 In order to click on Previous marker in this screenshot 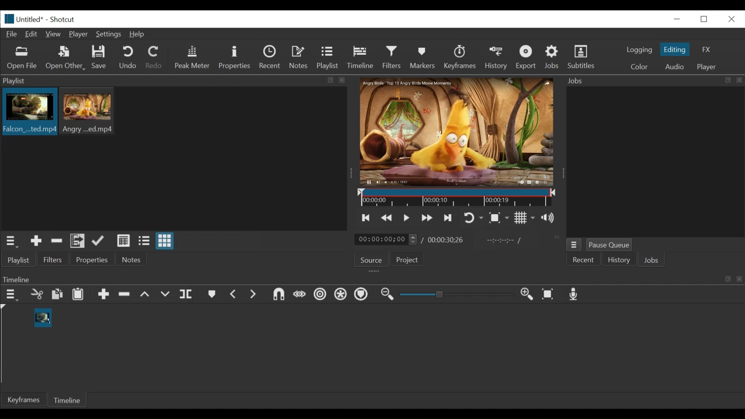, I will do `click(234, 296)`.